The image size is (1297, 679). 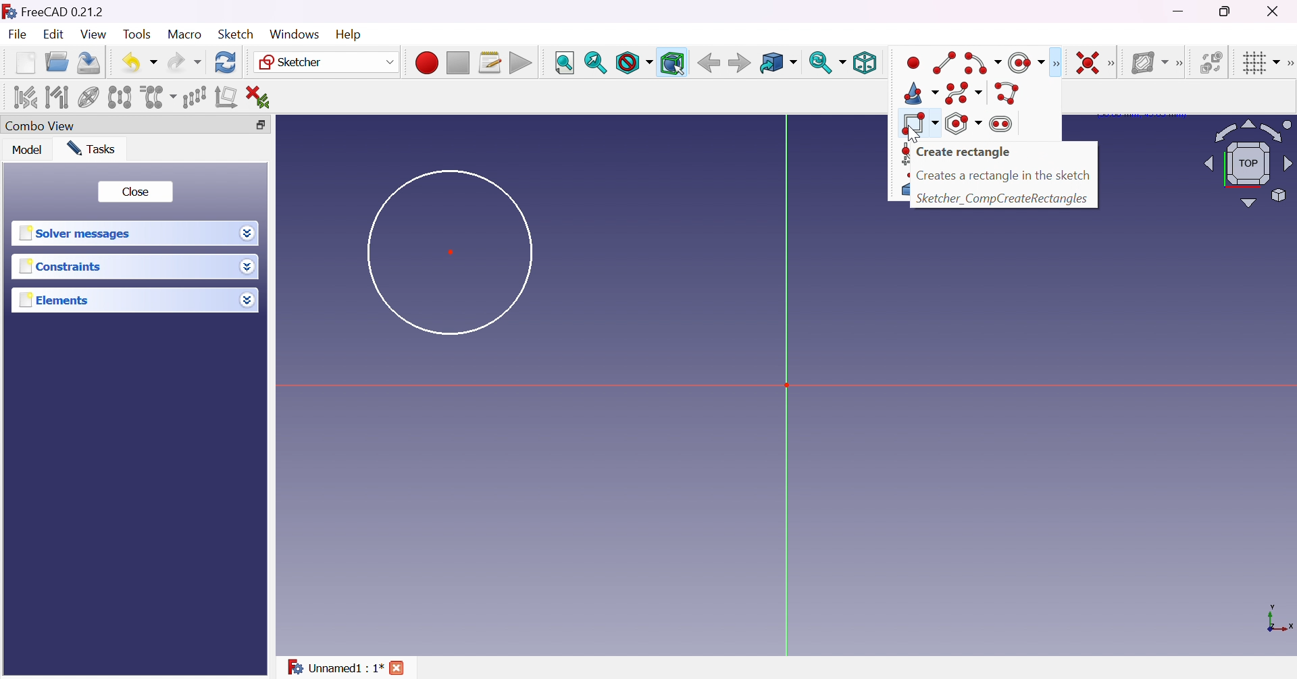 What do you see at coordinates (26, 62) in the screenshot?
I see `New` at bounding box center [26, 62].